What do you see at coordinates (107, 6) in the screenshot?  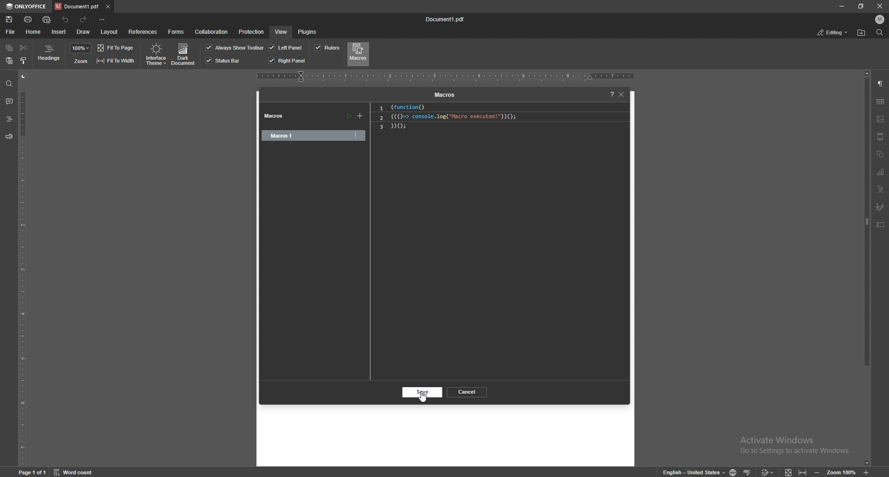 I see `close tab` at bounding box center [107, 6].